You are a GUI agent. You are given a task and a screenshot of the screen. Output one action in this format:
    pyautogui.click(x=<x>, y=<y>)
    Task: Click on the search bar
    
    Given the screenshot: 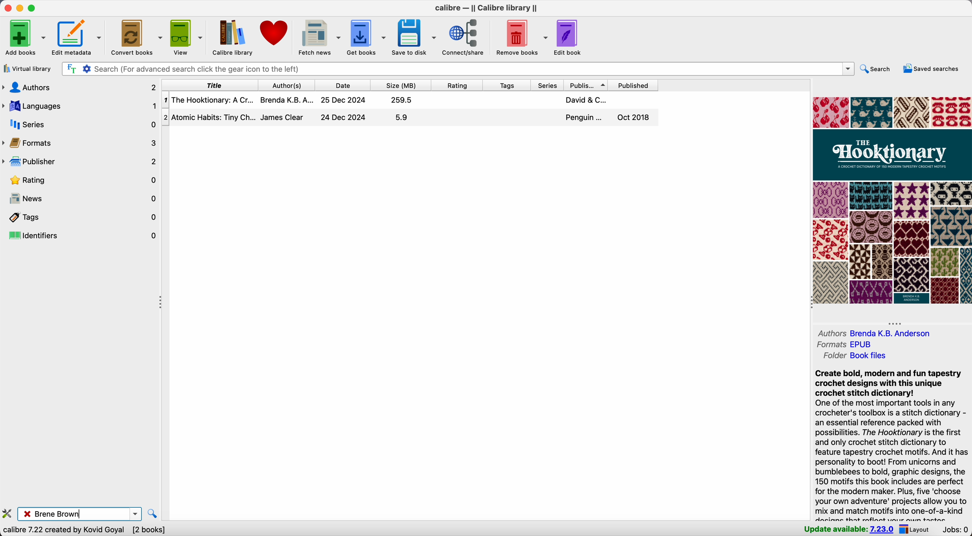 What is the action you would take?
    pyautogui.click(x=458, y=69)
    